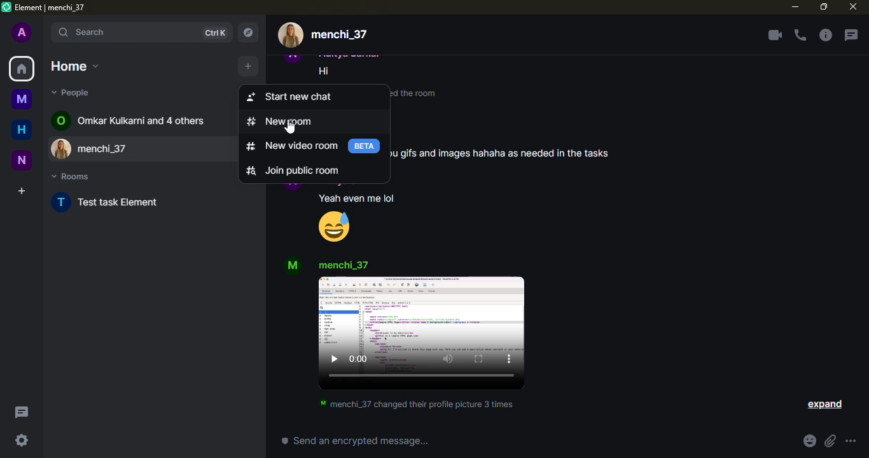 The image size is (869, 458). What do you see at coordinates (125, 32) in the screenshot?
I see `search` at bounding box center [125, 32].